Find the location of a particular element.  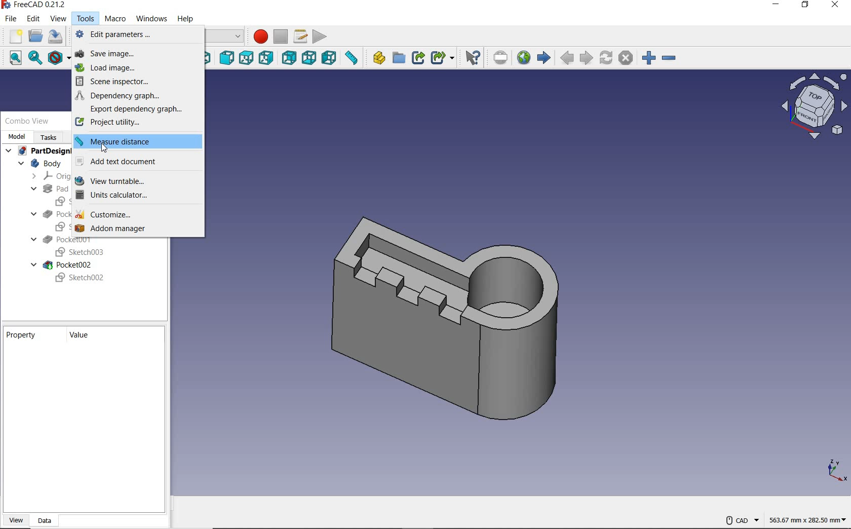

minimize is located at coordinates (778, 6).